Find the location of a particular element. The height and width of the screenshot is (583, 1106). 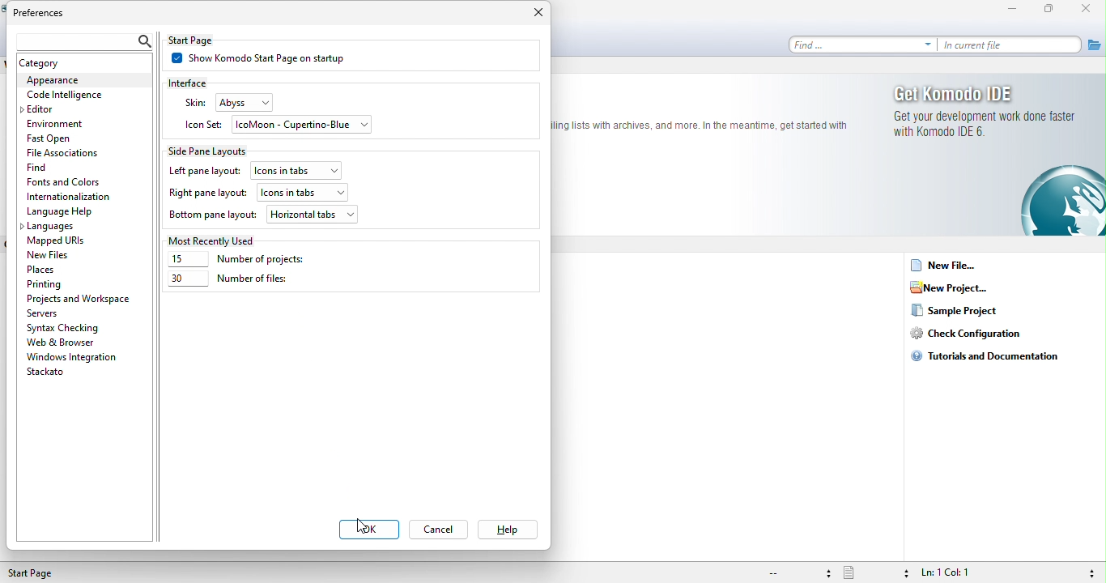

printing is located at coordinates (48, 284).